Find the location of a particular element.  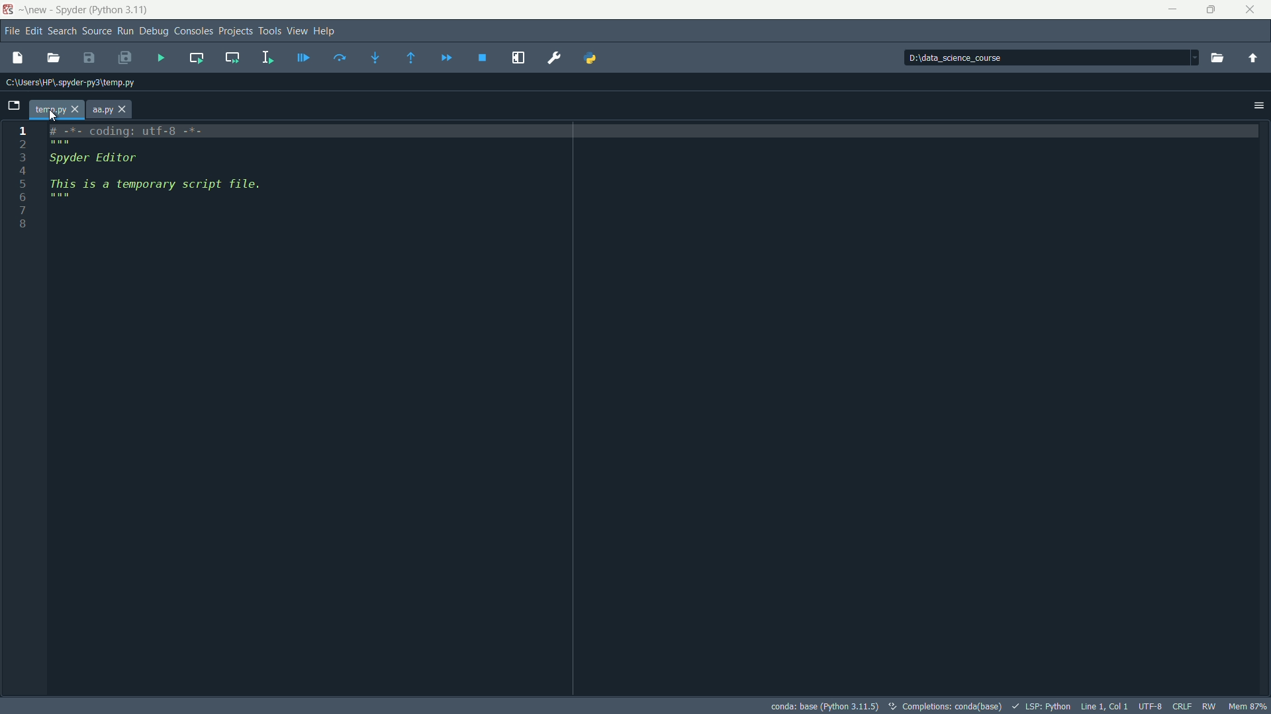

debug menu is located at coordinates (154, 32).